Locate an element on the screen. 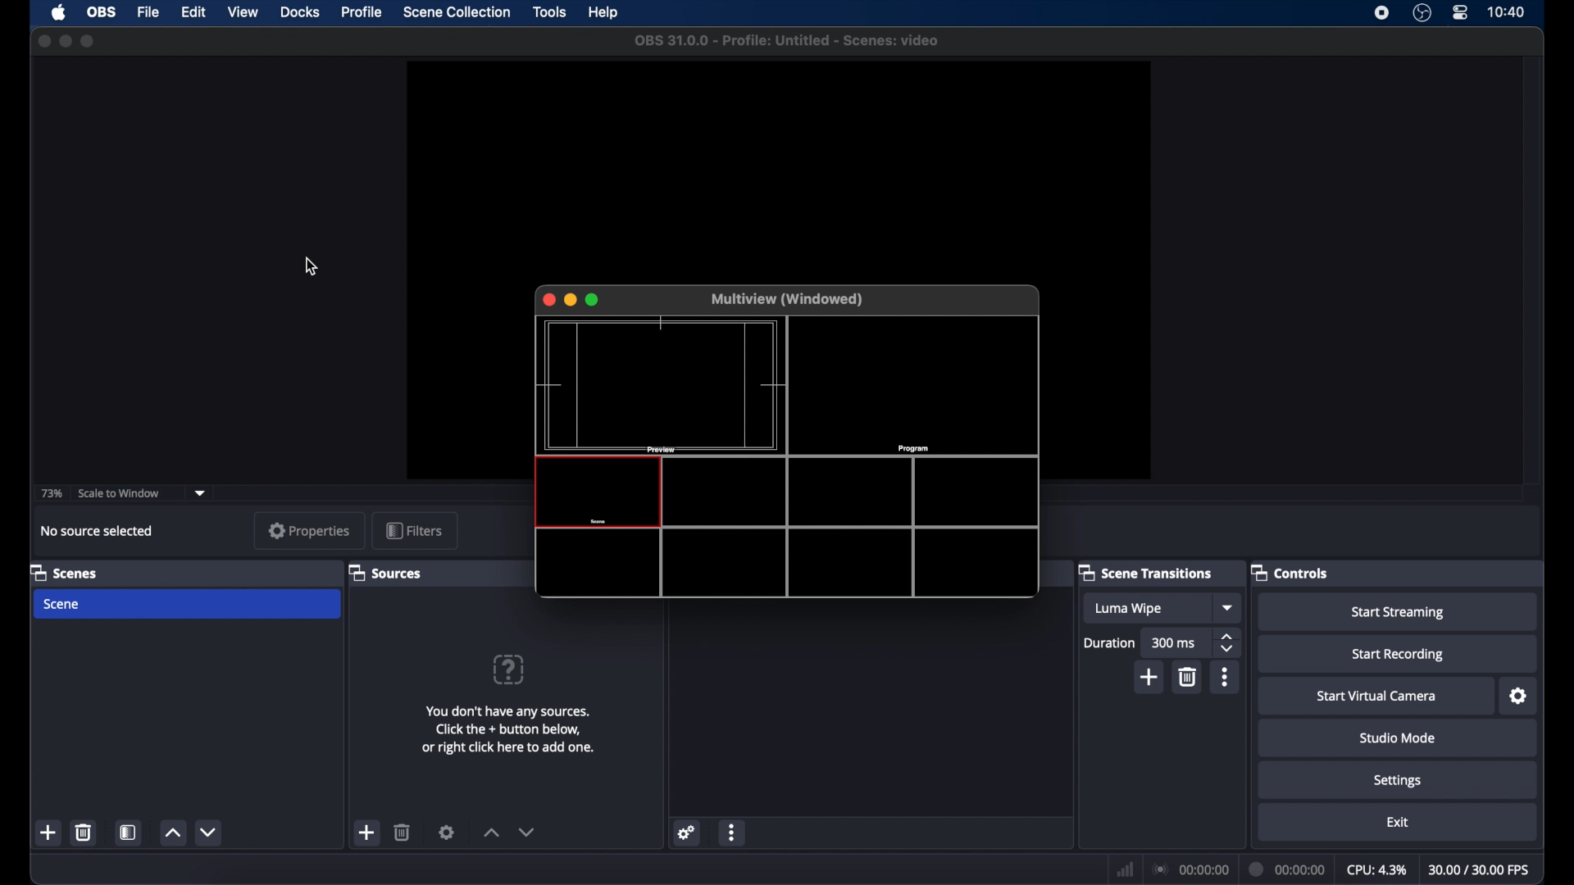  scale to window is located at coordinates (120, 492).